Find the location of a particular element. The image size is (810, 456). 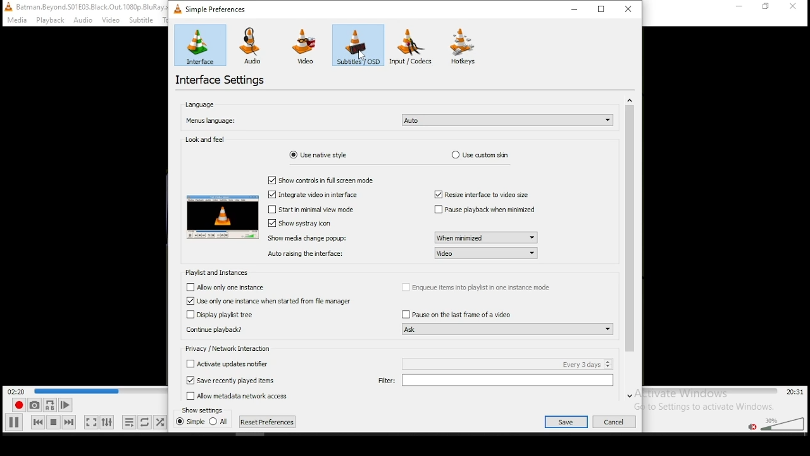

filter: is located at coordinates (495, 380).